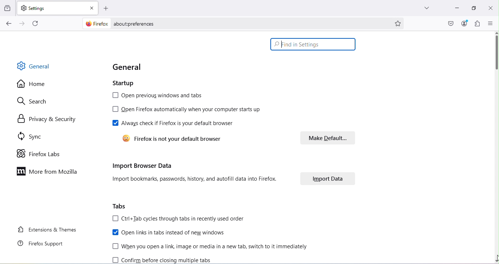  Describe the element at coordinates (36, 67) in the screenshot. I see `General` at that location.